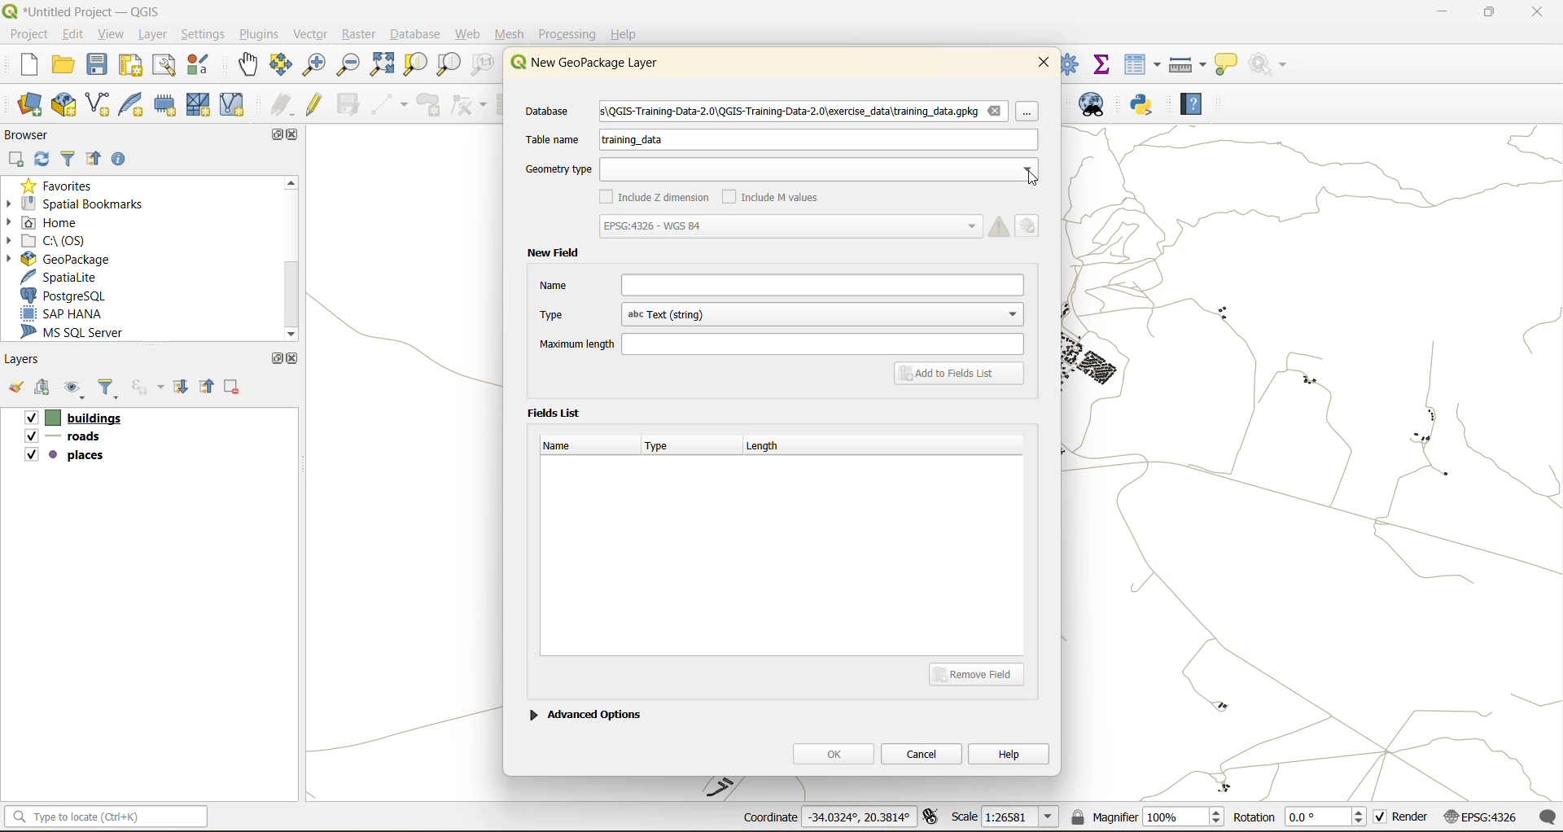 The width and height of the screenshot is (1563, 832). Describe the element at coordinates (932, 818) in the screenshot. I see `toggle extents` at that location.